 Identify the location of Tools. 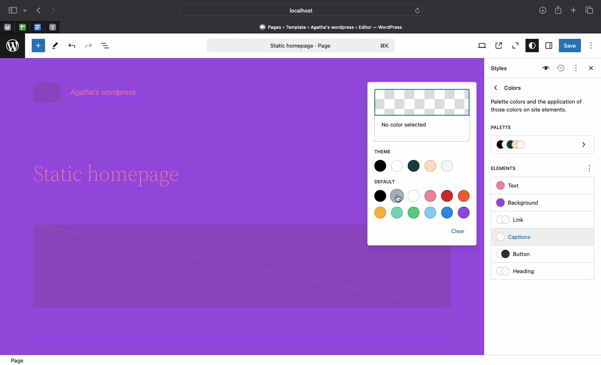
(56, 48).